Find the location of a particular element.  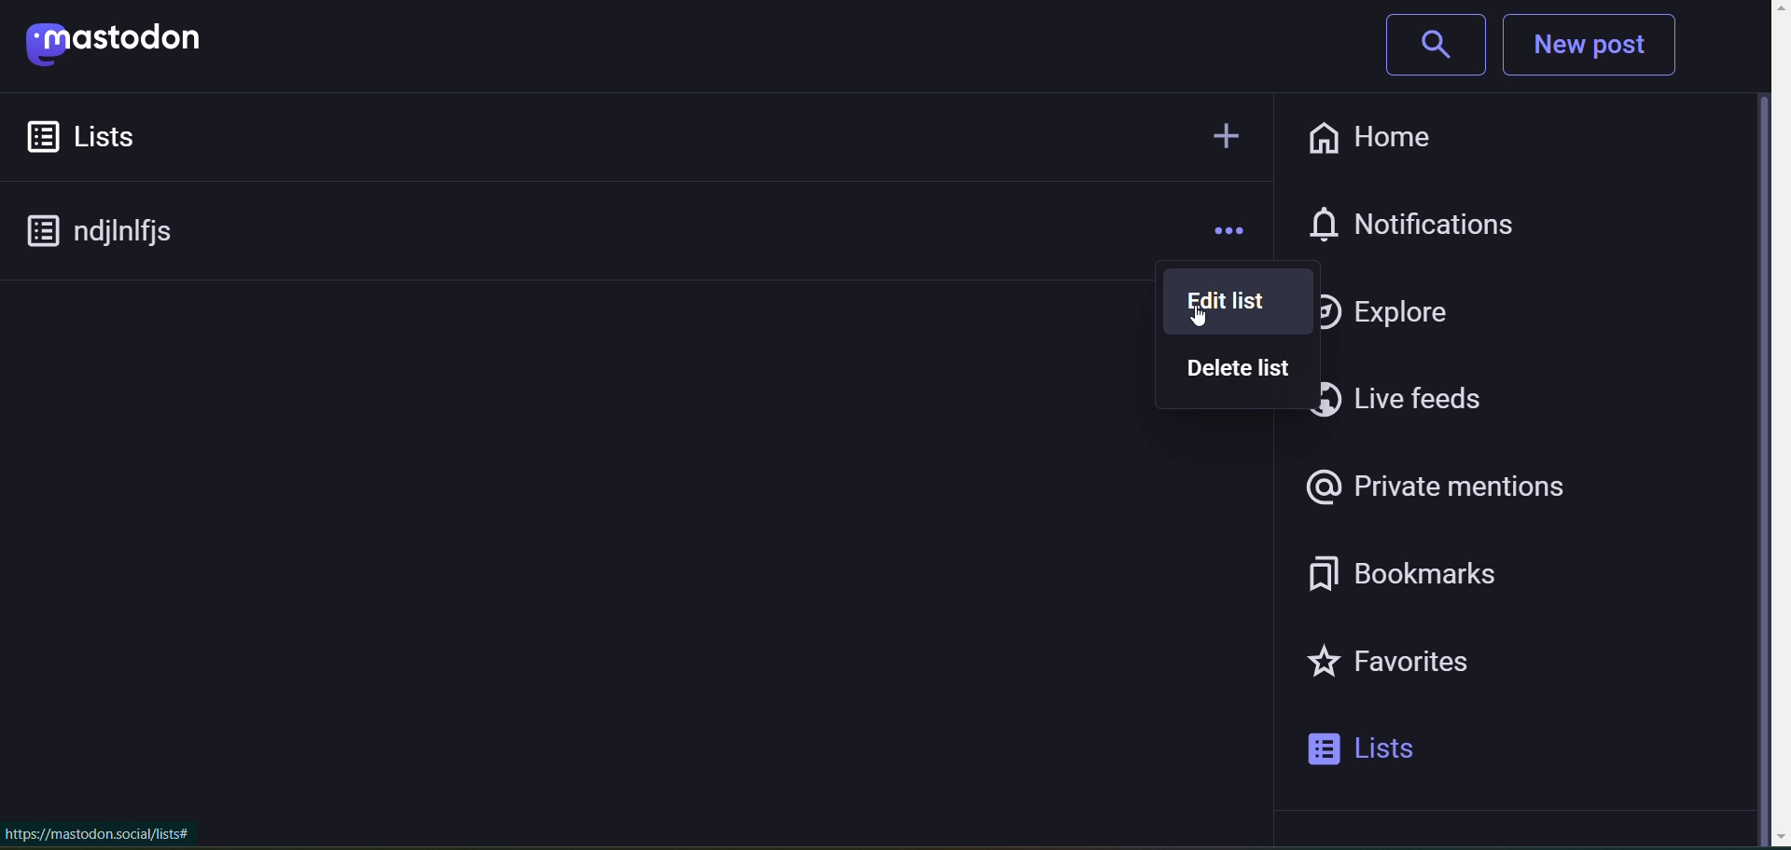

favorites is located at coordinates (1416, 668).